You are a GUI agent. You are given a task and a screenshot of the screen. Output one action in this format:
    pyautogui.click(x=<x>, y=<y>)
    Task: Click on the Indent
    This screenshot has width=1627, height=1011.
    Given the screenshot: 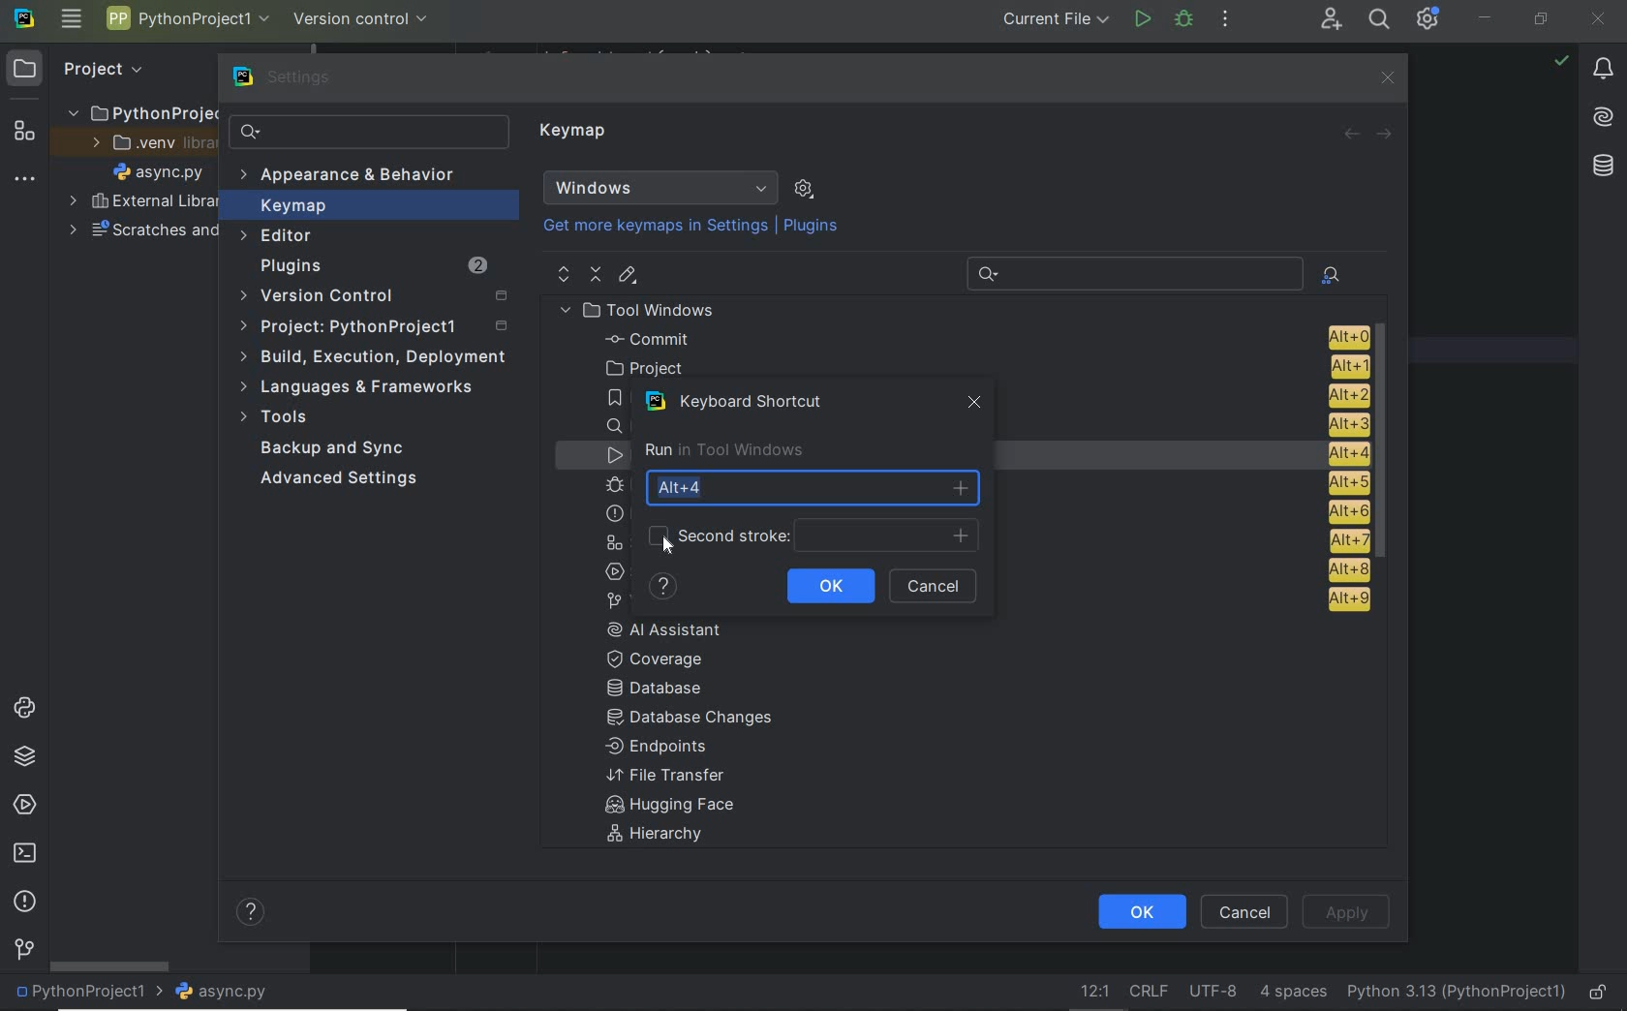 What is the action you would take?
    pyautogui.click(x=1293, y=994)
    